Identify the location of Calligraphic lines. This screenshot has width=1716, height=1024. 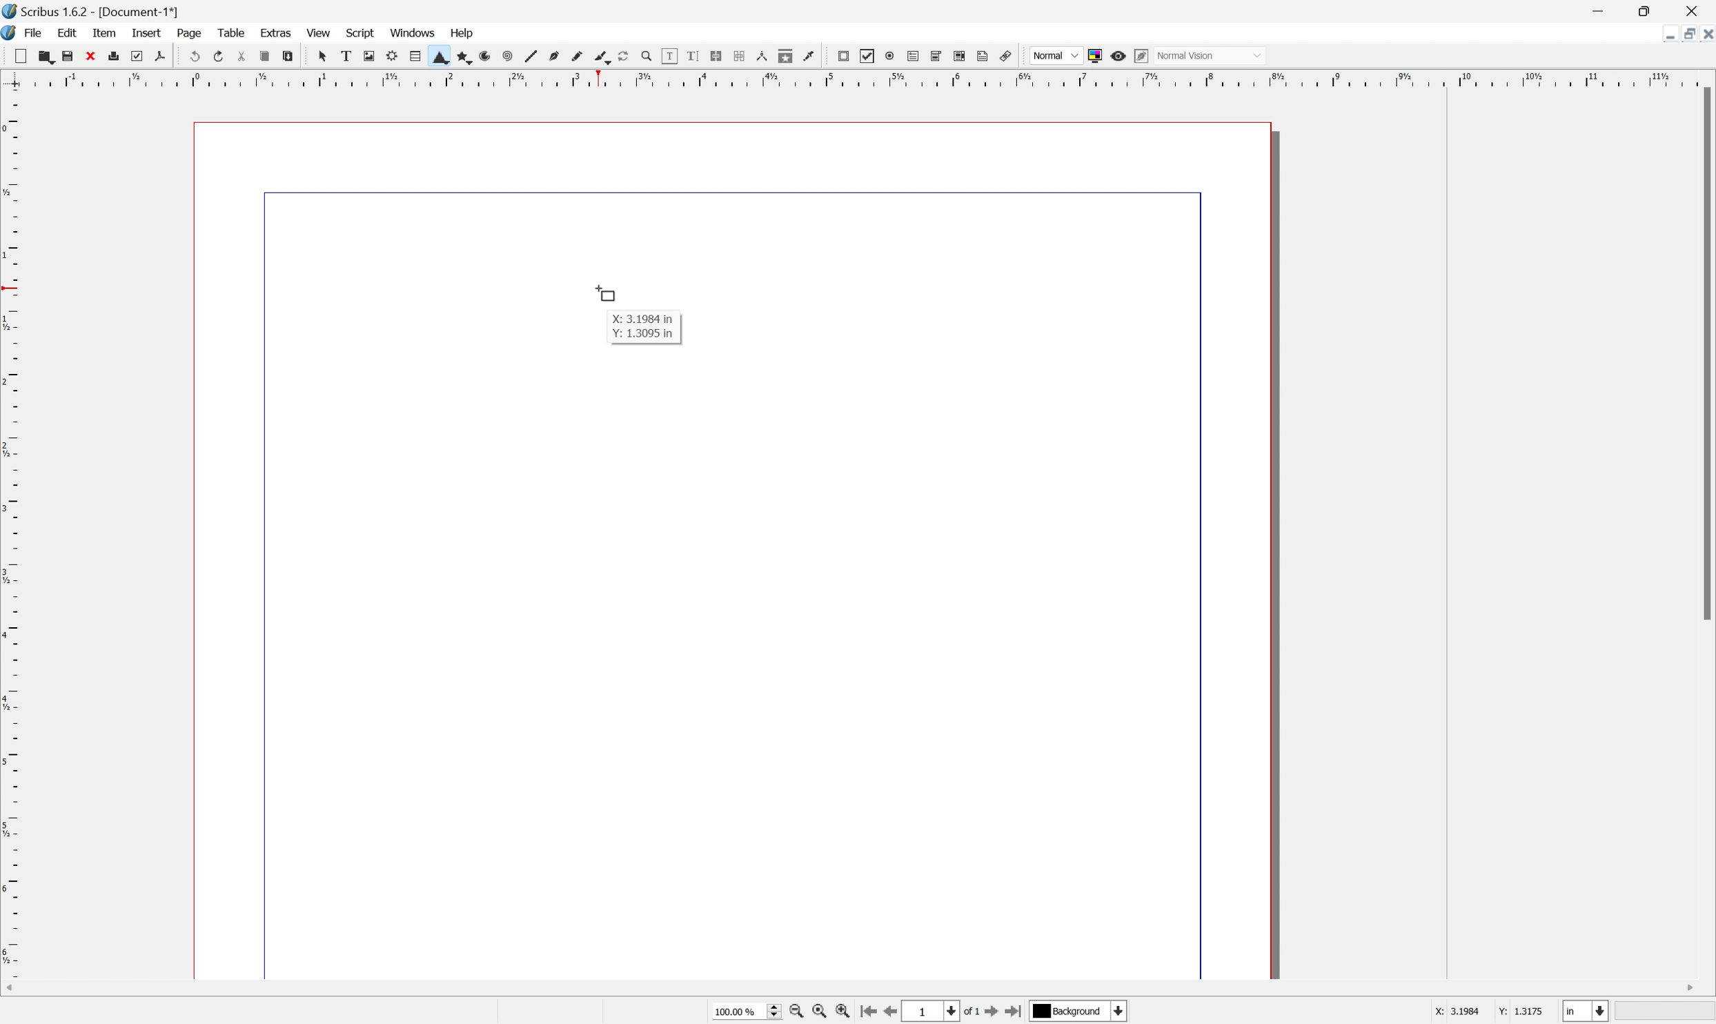
(604, 58).